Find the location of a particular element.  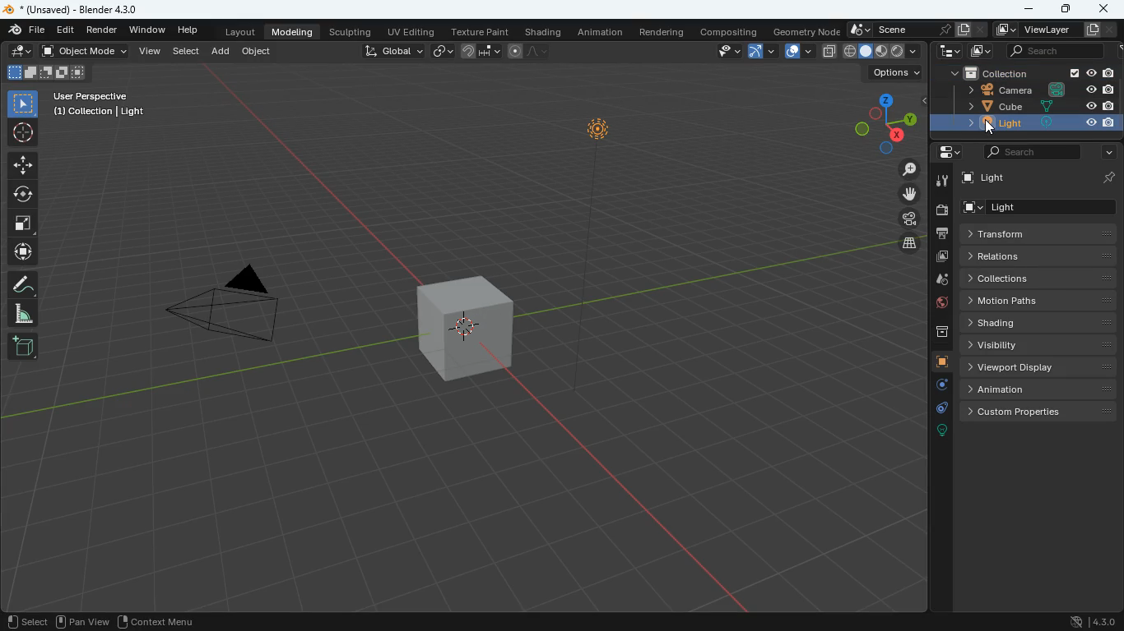

User Perspective (1) Collection is located at coordinates (98, 104).